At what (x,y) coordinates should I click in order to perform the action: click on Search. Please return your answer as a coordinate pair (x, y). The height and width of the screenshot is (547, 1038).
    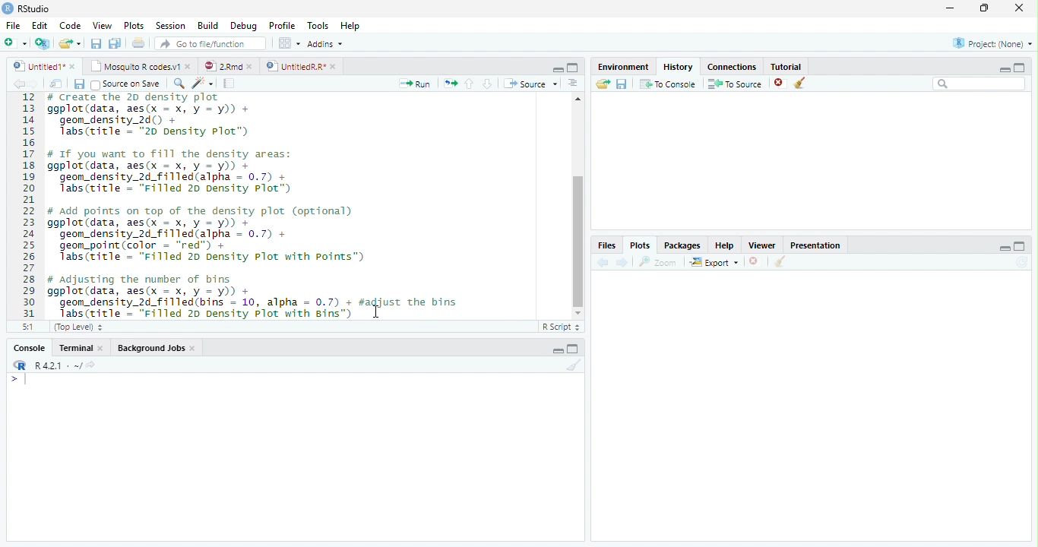
    Looking at the image, I should click on (979, 84).